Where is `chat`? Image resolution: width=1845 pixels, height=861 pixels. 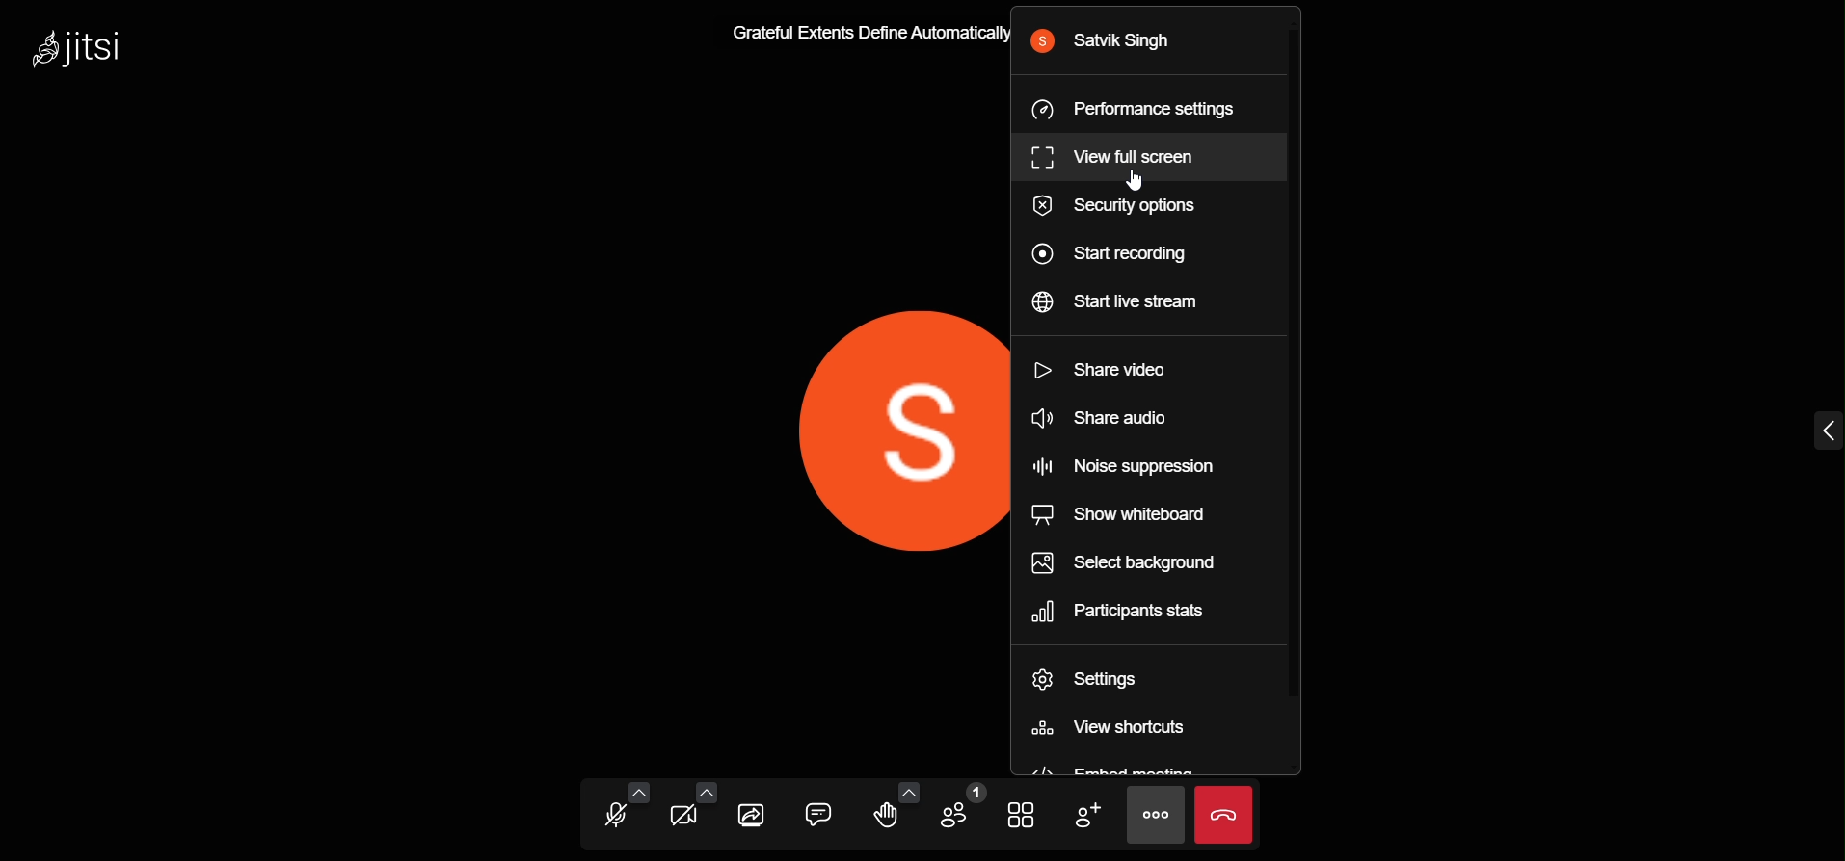
chat is located at coordinates (816, 813).